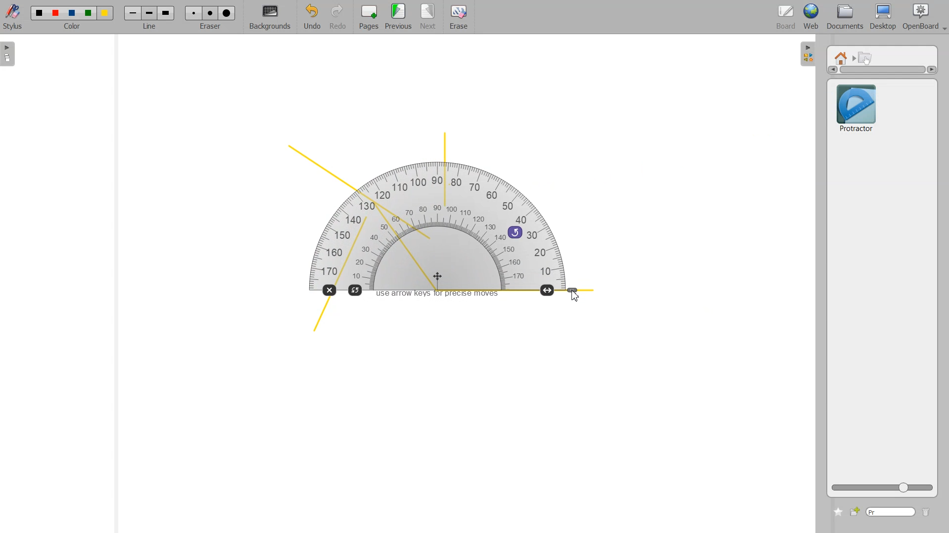  Describe the element at coordinates (310, 18) in the screenshot. I see `Undo` at that location.